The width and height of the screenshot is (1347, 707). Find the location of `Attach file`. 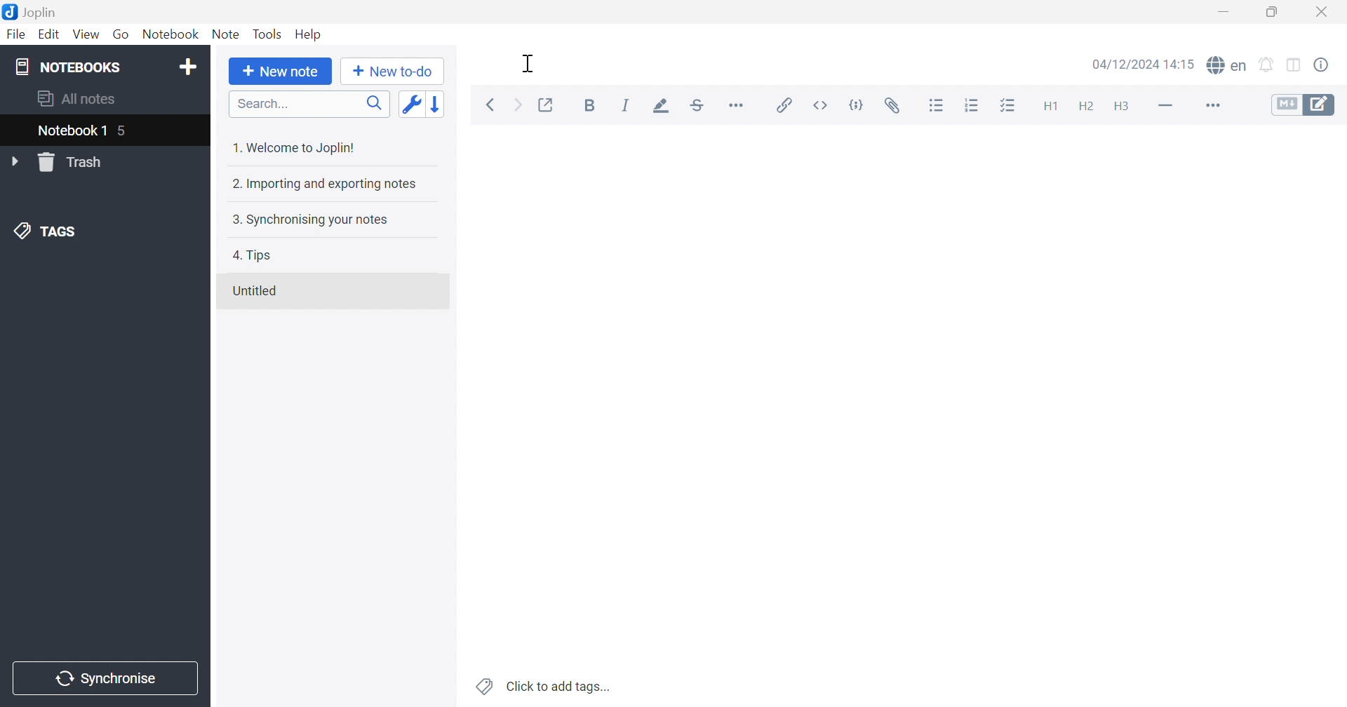

Attach file is located at coordinates (892, 106).